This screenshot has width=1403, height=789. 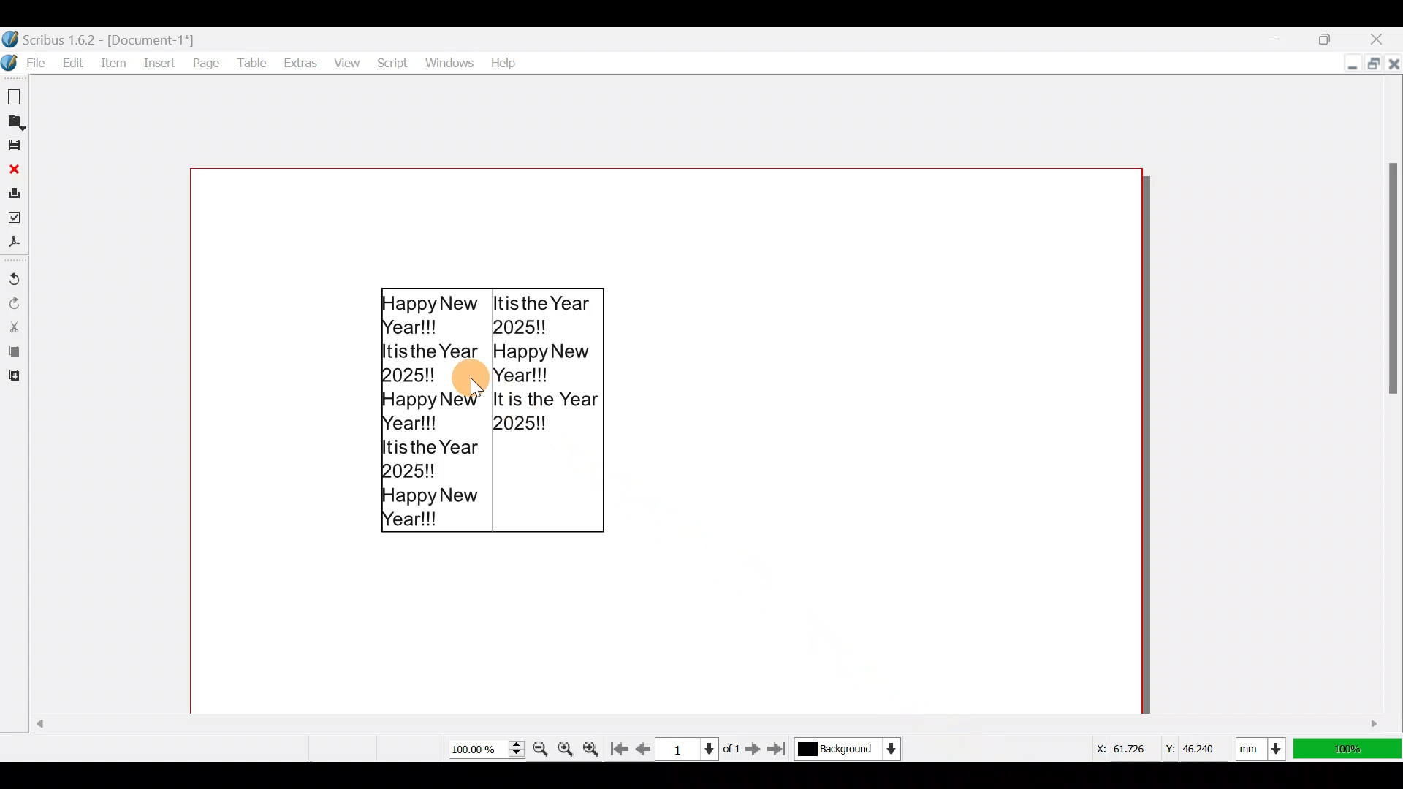 I want to click on Table, so click(x=253, y=63).